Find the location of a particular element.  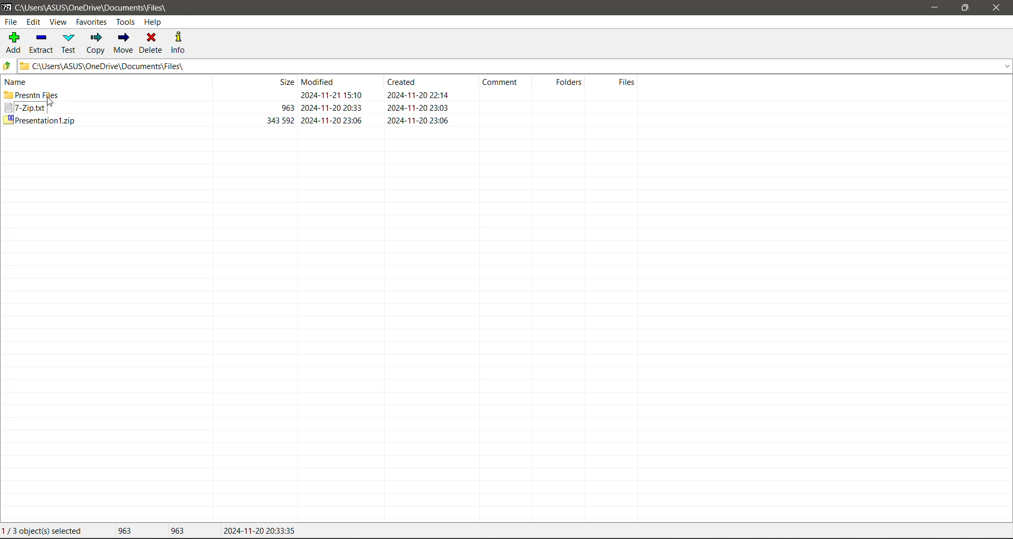

Modified is located at coordinates (321, 80).